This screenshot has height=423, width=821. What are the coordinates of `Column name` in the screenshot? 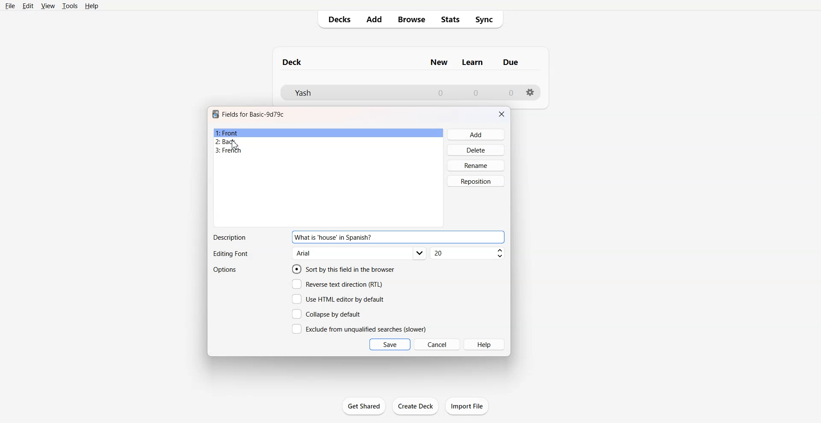 It's located at (439, 62).